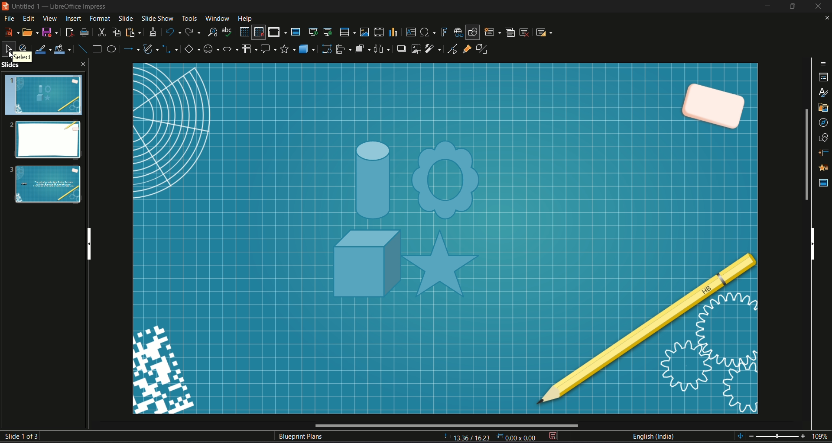 The width and height of the screenshot is (832, 443). Describe the element at coordinates (491, 437) in the screenshot. I see `Page Dimensions` at that location.